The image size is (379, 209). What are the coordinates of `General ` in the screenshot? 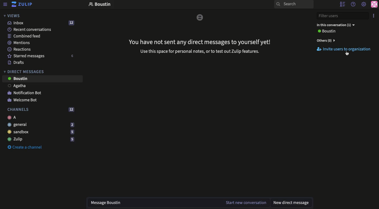 It's located at (39, 124).